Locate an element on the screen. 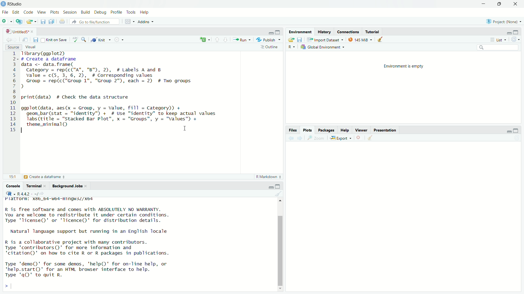 This screenshot has width=524, height=294. Spell check is located at coordinates (75, 39).